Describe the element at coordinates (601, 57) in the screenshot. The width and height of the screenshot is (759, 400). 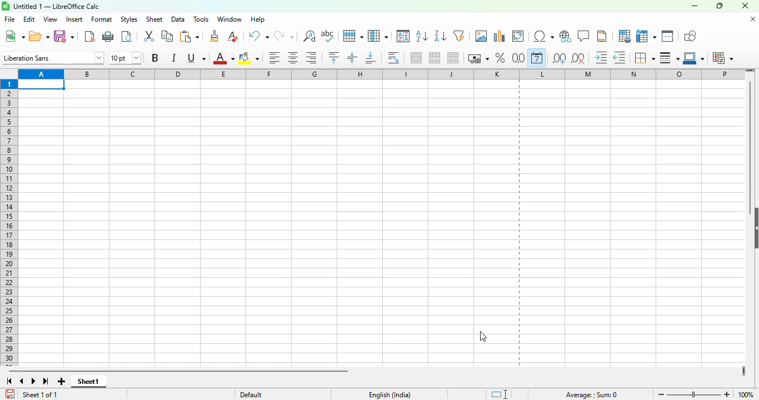
I see `increase indent` at that location.